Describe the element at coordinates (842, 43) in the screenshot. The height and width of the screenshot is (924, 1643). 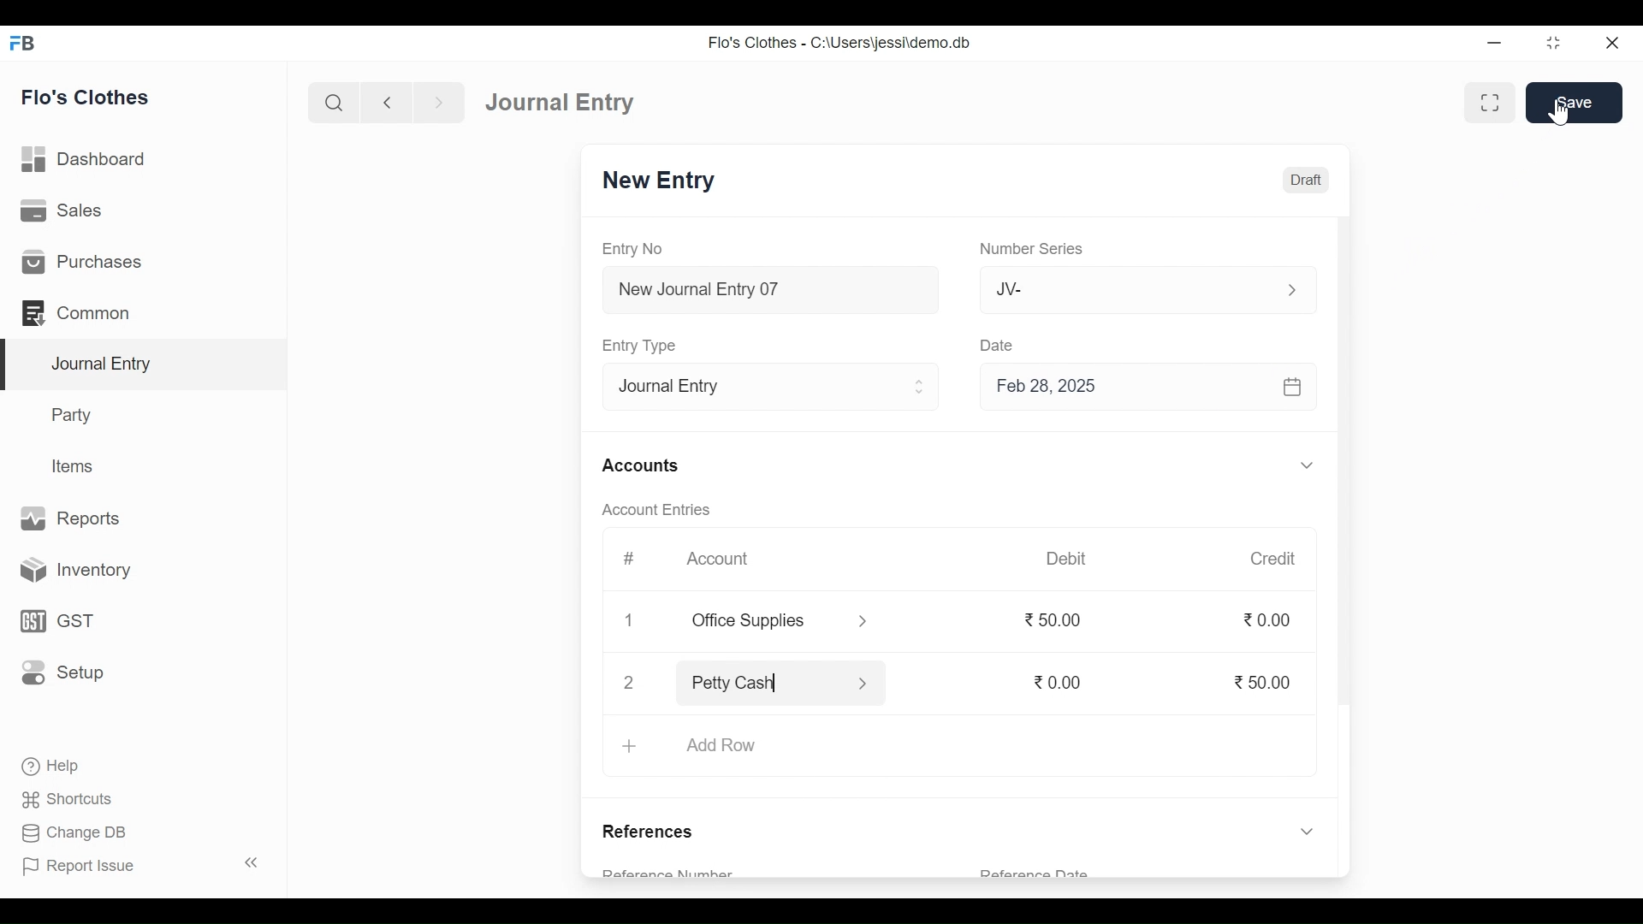
I see `Flo's Clothes - C:\Users\jessi\demo.db` at that location.